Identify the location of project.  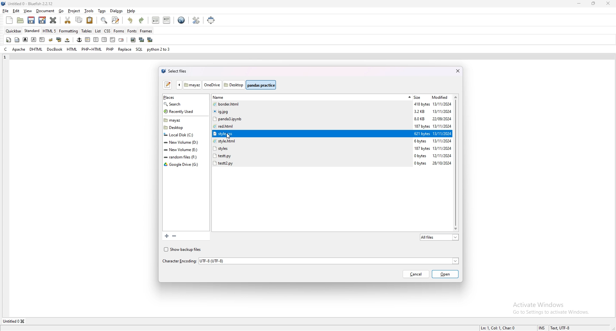
(74, 11).